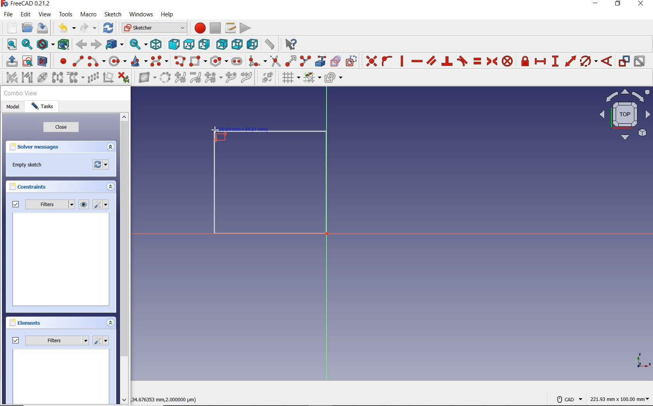 Image resolution: width=653 pixels, height=406 pixels. I want to click on activate/deactivate constraint, so click(640, 62).